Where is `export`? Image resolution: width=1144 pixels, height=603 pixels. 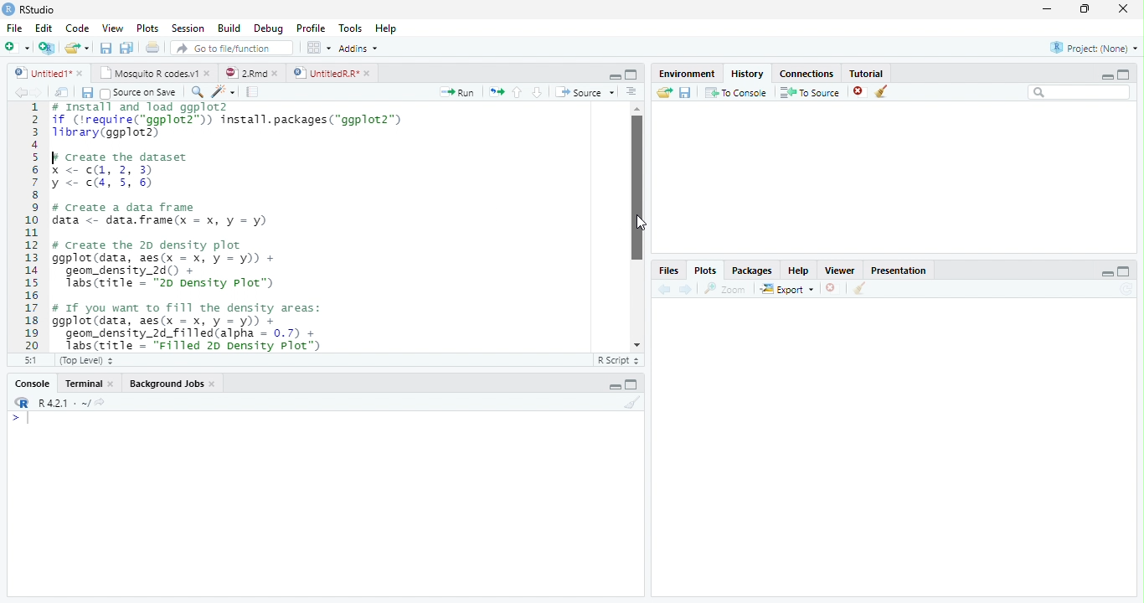
export is located at coordinates (786, 290).